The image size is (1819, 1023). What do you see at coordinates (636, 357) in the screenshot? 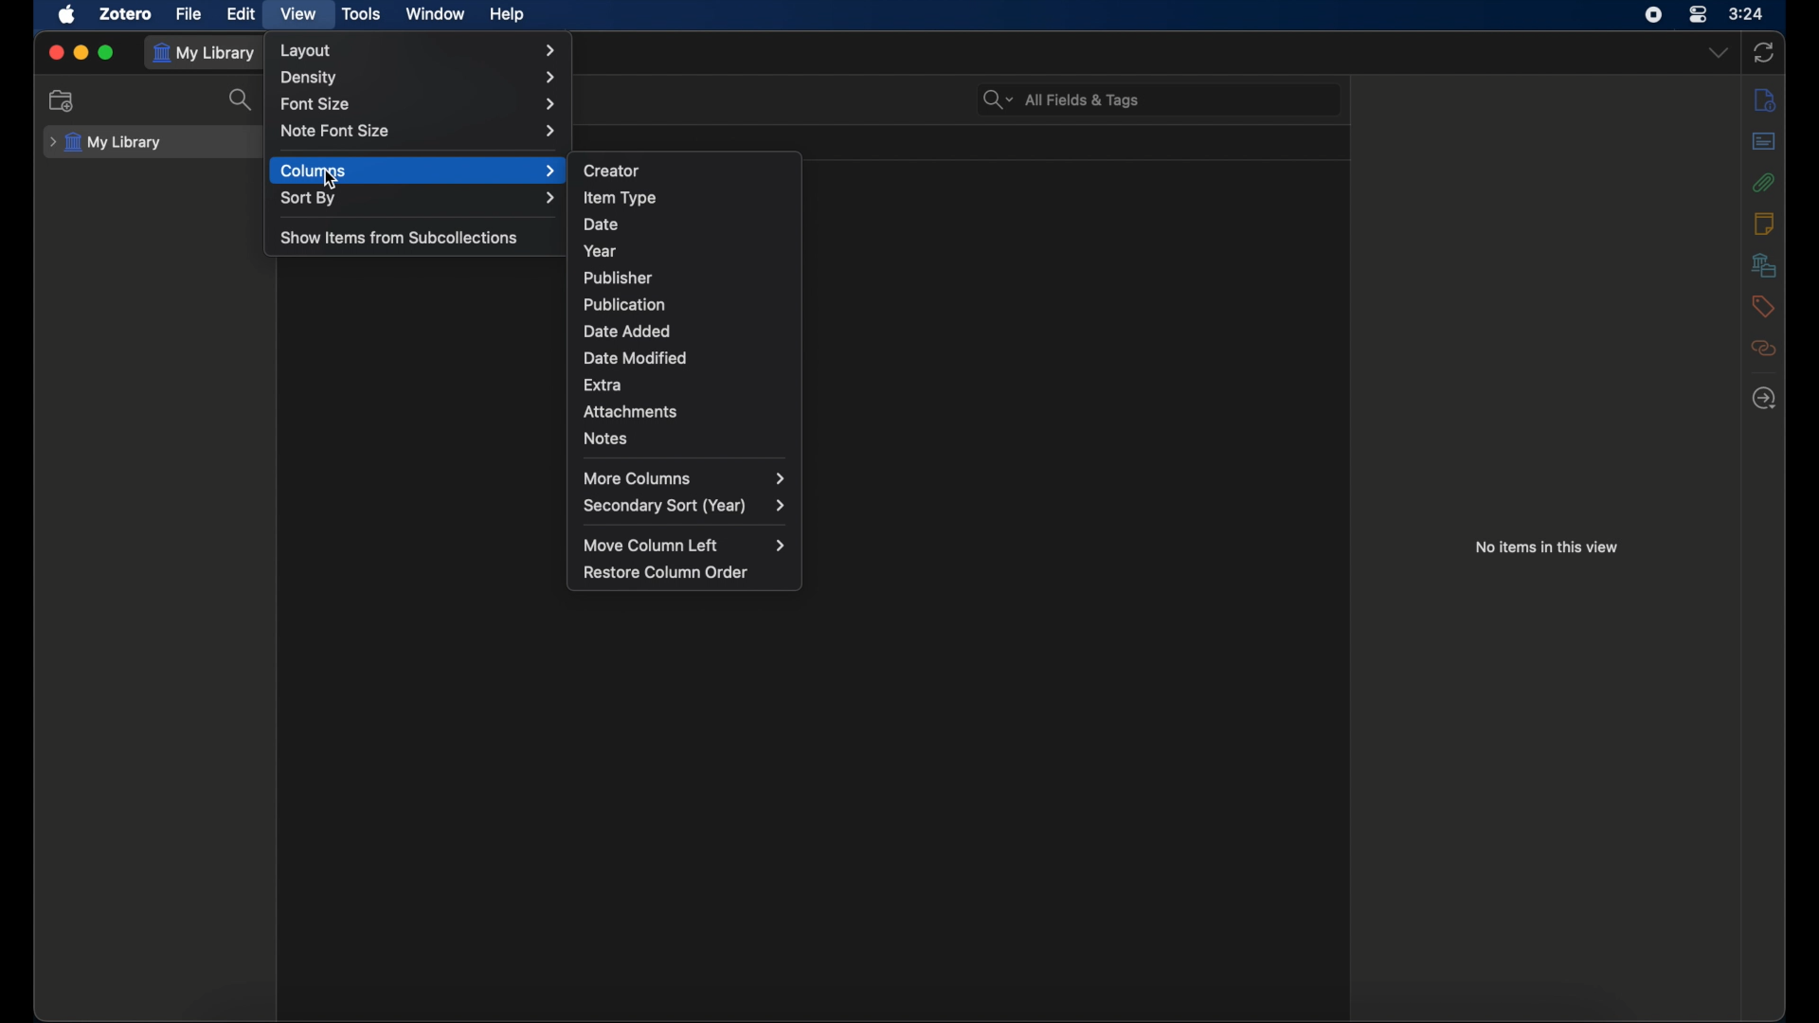
I see `date modified` at bounding box center [636, 357].